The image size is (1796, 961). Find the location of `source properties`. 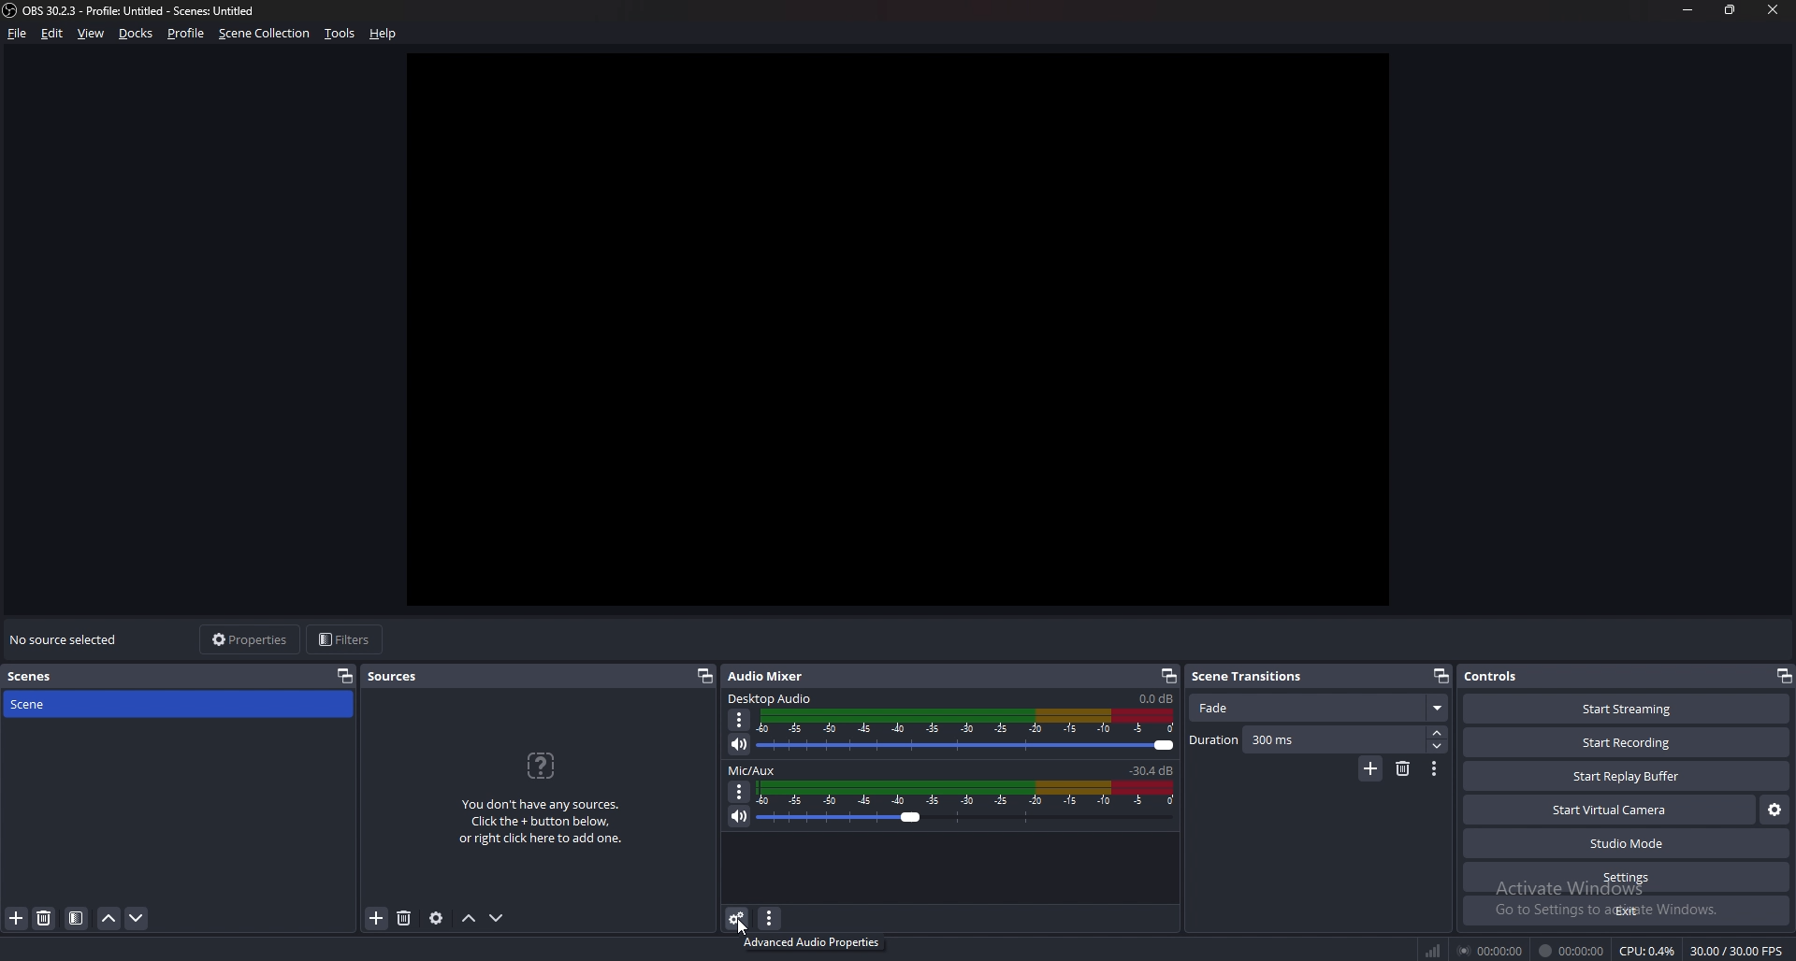

source properties is located at coordinates (436, 918).